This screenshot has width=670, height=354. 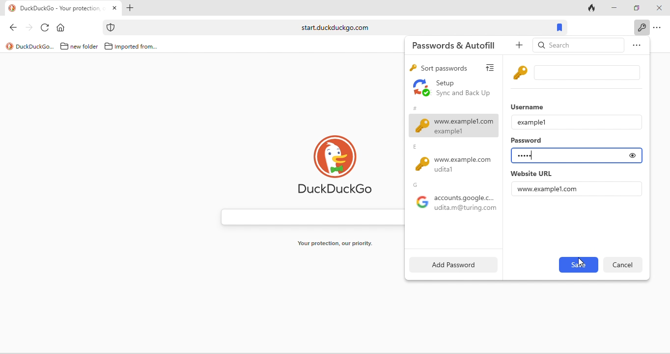 What do you see at coordinates (592, 7) in the screenshot?
I see `track tab` at bounding box center [592, 7].